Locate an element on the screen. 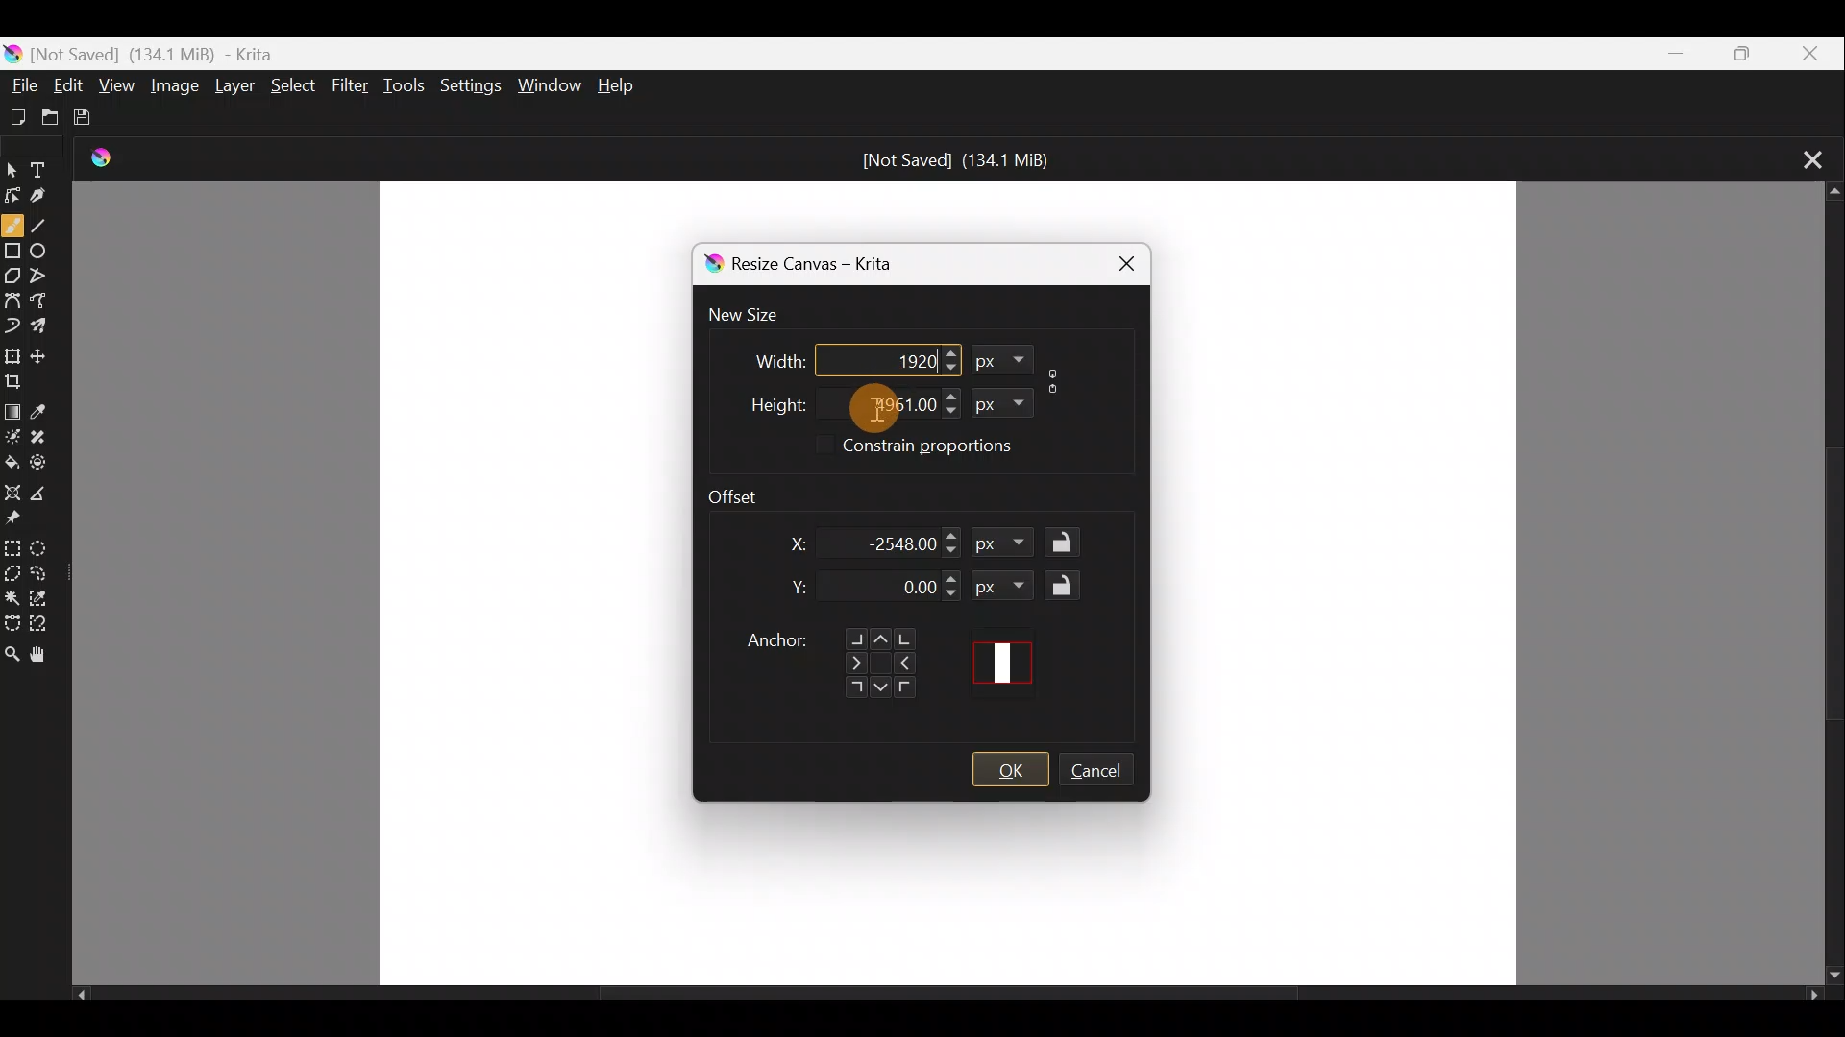  Preview is located at coordinates (1009, 663).